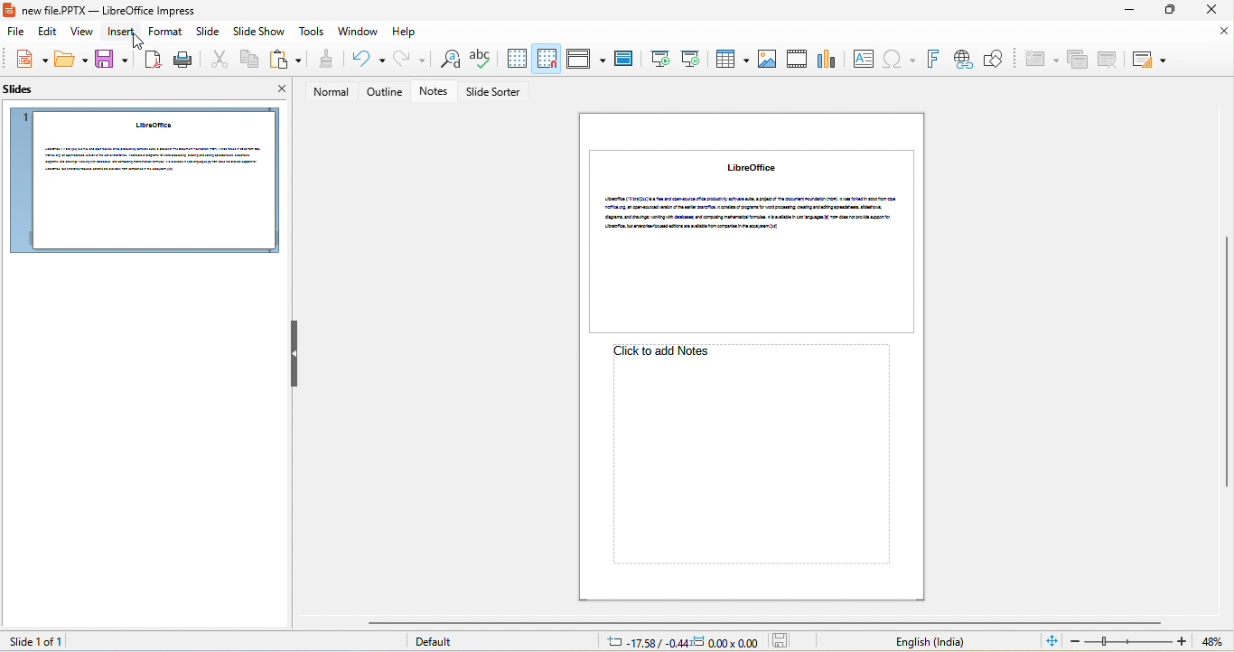  What do you see at coordinates (140, 41) in the screenshot?
I see `cursor movement` at bounding box center [140, 41].